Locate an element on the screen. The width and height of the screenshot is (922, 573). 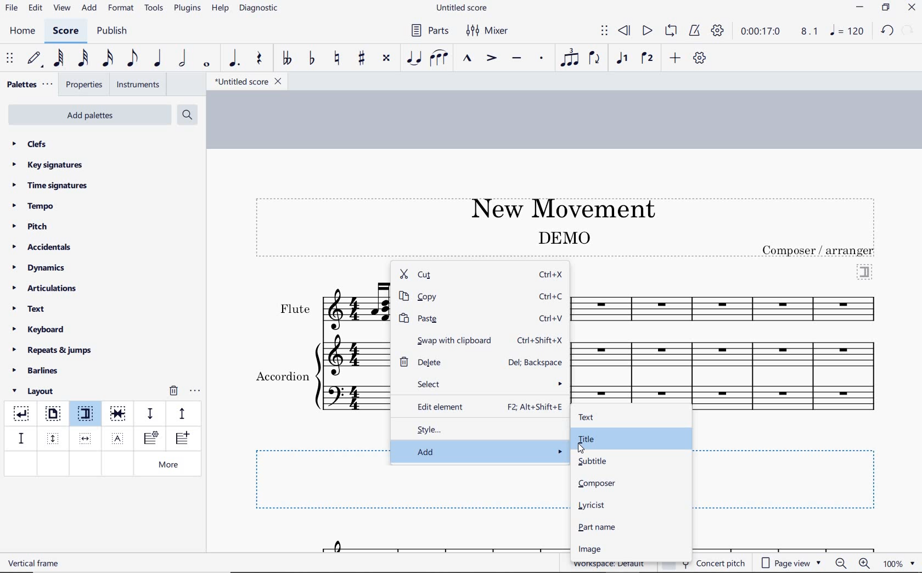
plugins is located at coordinates (187, 9).